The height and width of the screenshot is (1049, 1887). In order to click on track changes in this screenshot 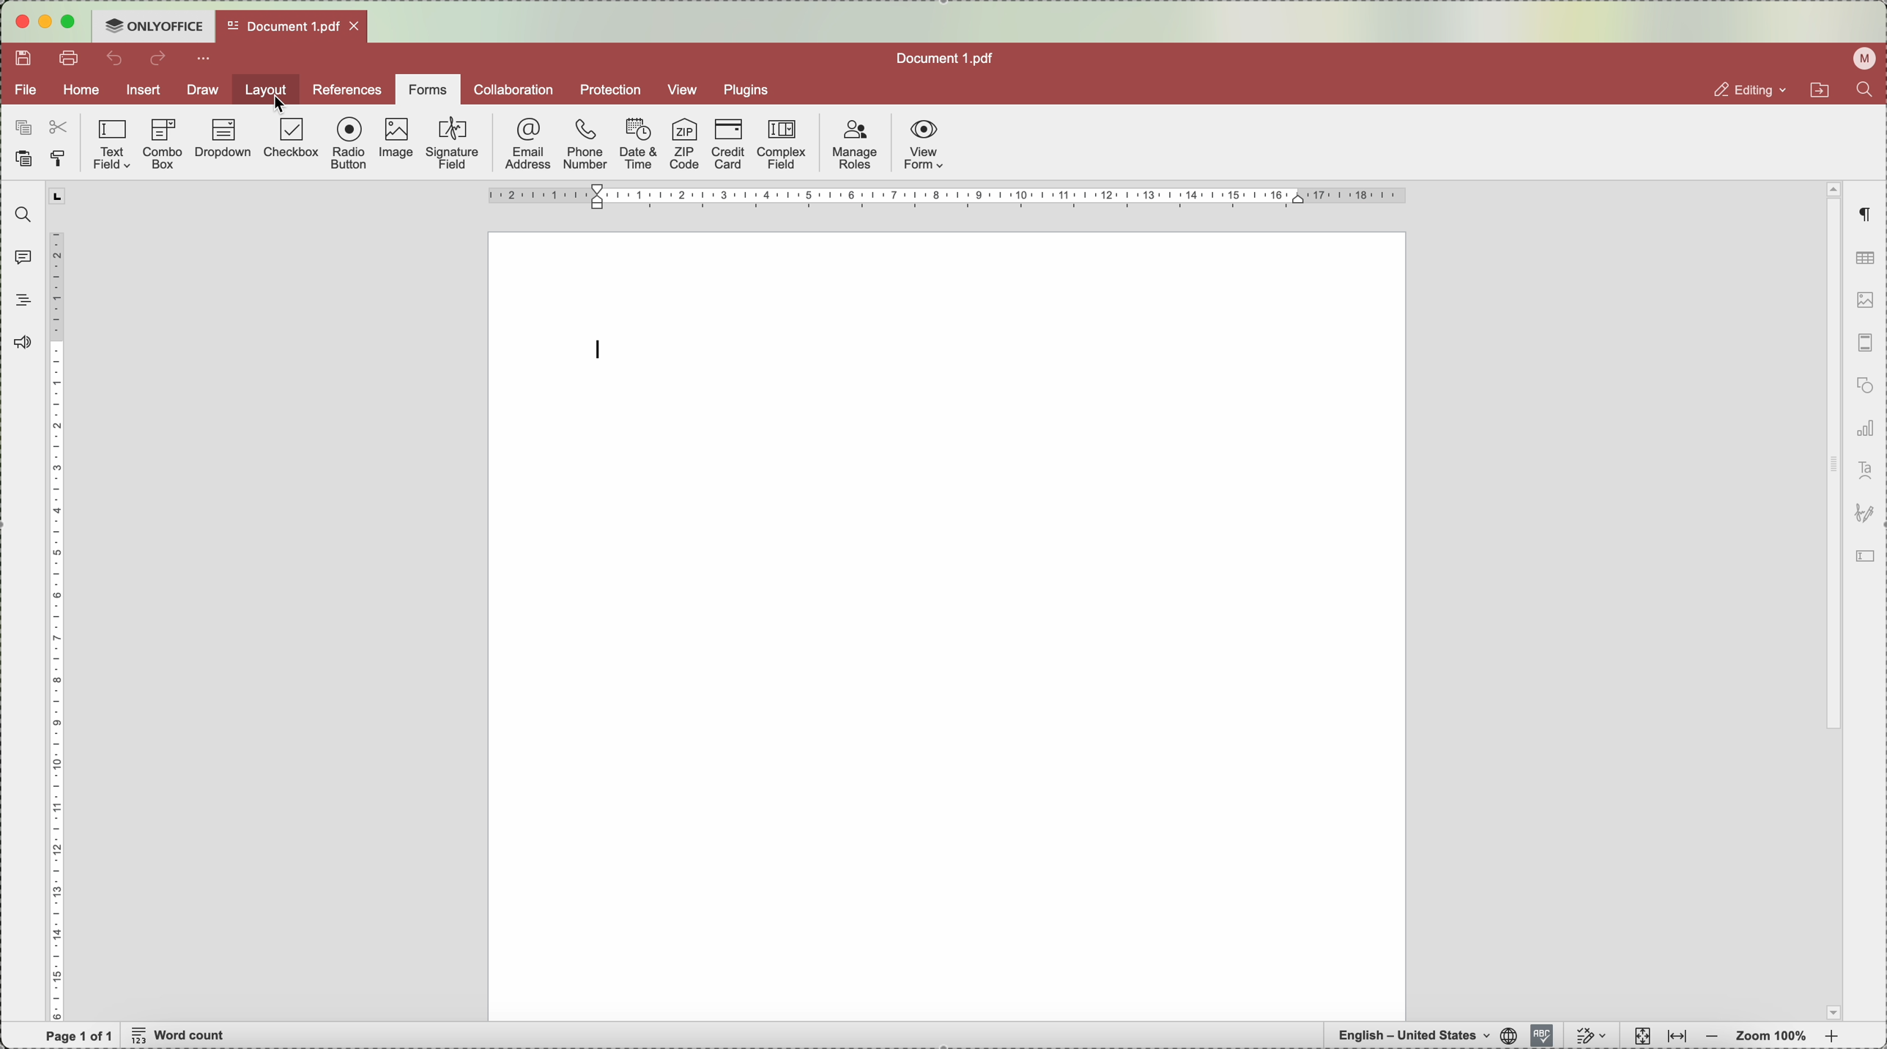, I will do `click(1592, 1036)`.